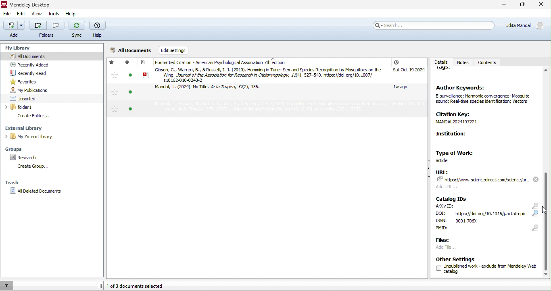 The width and height of the screenshot is (551, 291). Describe the element at coordinates (30, 98) in the screenshot. I see `unsorted` at that location.